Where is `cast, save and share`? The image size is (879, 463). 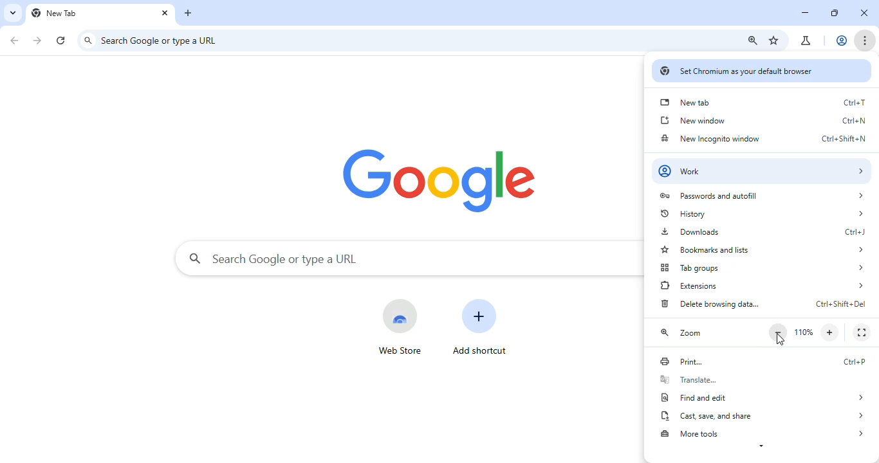 cast, save and share is located at coordinates (764, 415).